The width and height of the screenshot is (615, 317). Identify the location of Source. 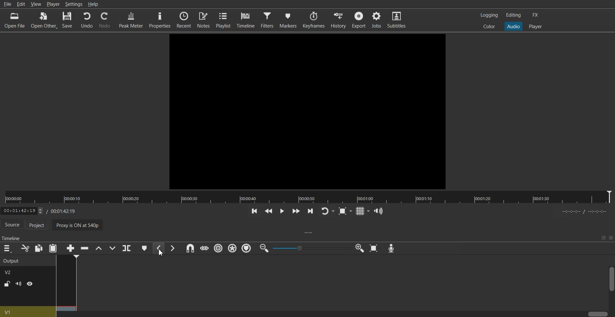
(12, 224).